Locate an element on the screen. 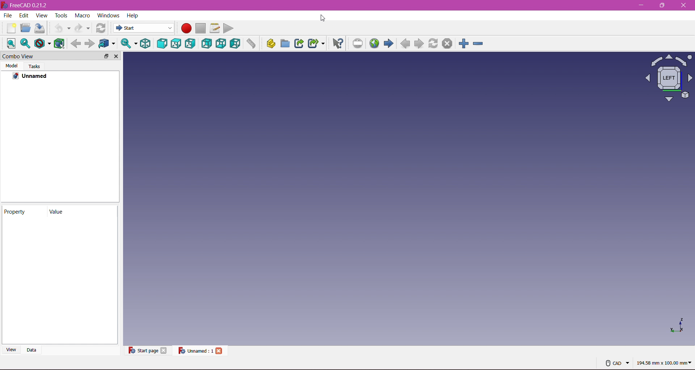 The width and height of the screenshot is (695, 370). Edit is located at coordinates (24, 15).